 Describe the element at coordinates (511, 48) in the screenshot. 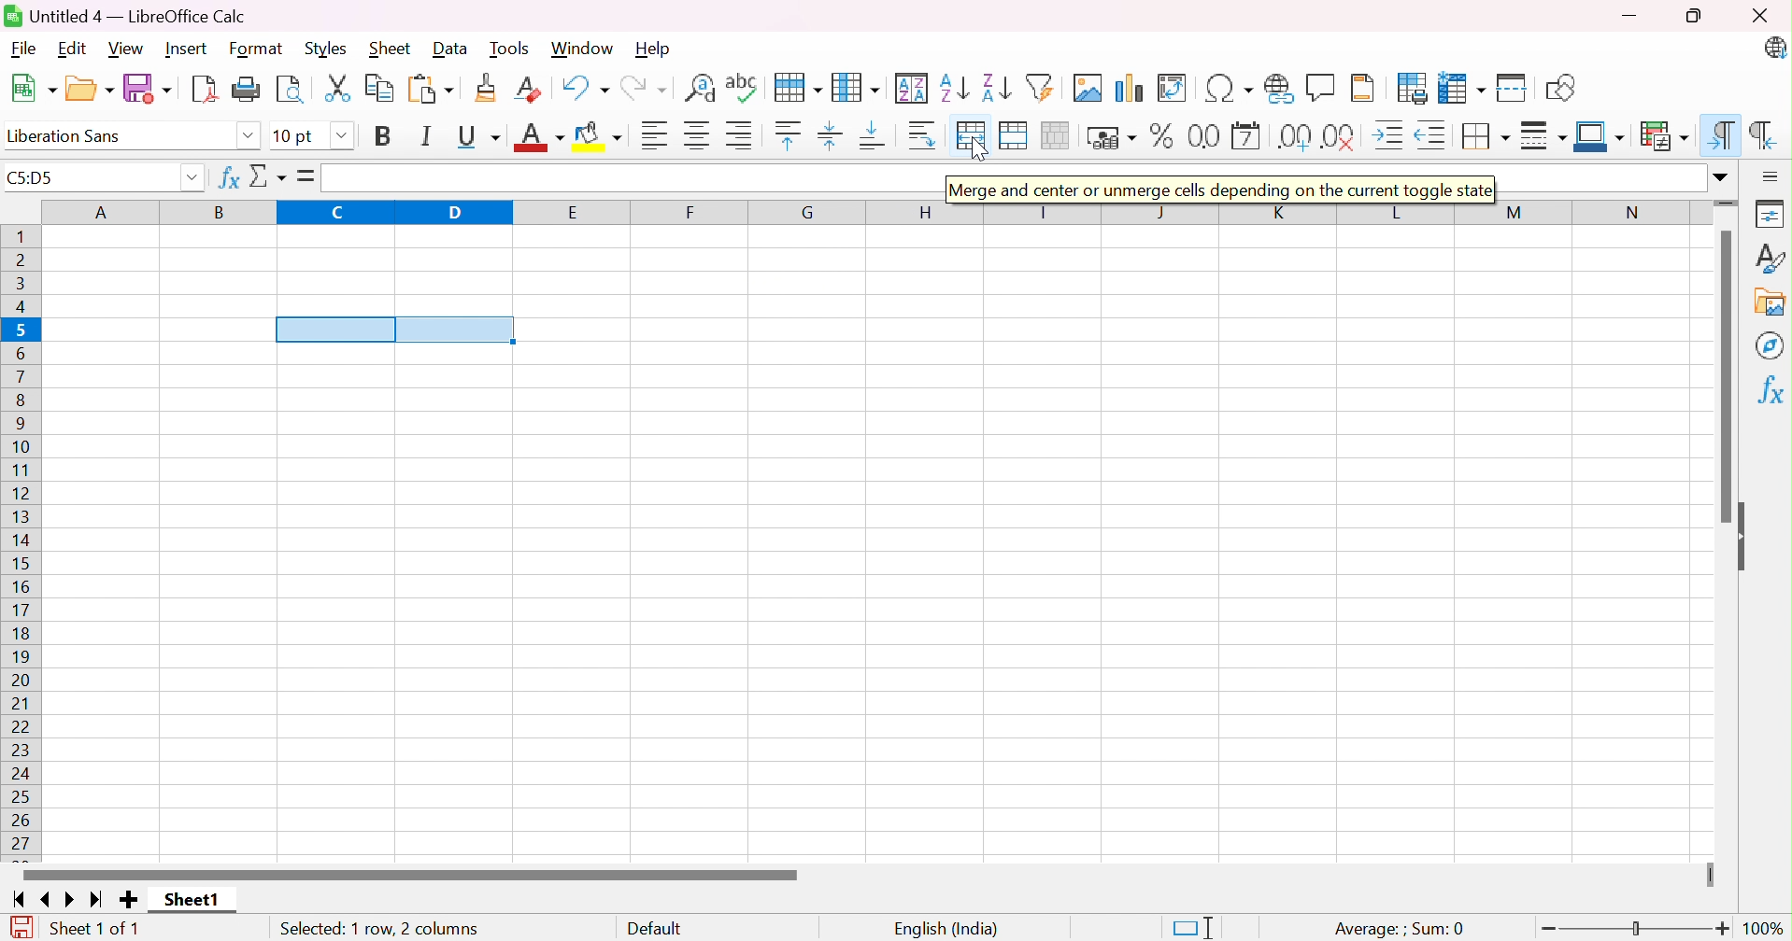

I see `Tools` at that location.